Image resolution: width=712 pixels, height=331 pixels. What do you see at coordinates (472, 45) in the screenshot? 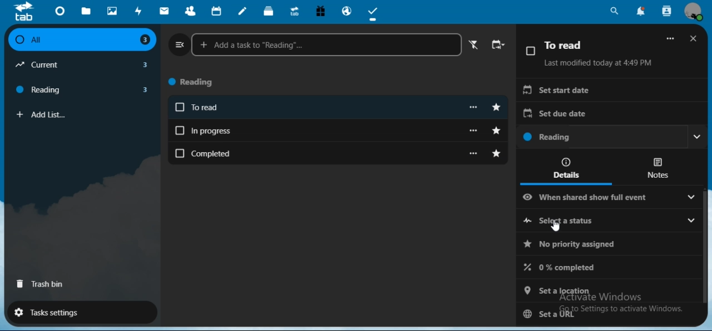
I see `active filter` at bounding box center [472, 45].